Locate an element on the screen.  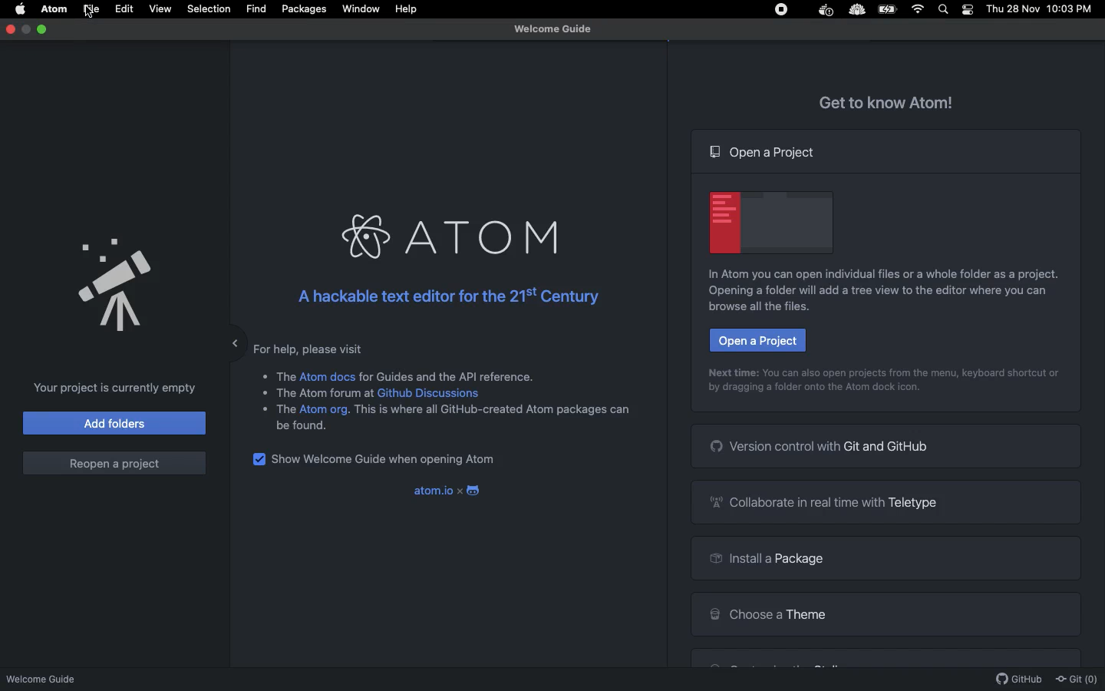
text is located at coordinates (327, 395).